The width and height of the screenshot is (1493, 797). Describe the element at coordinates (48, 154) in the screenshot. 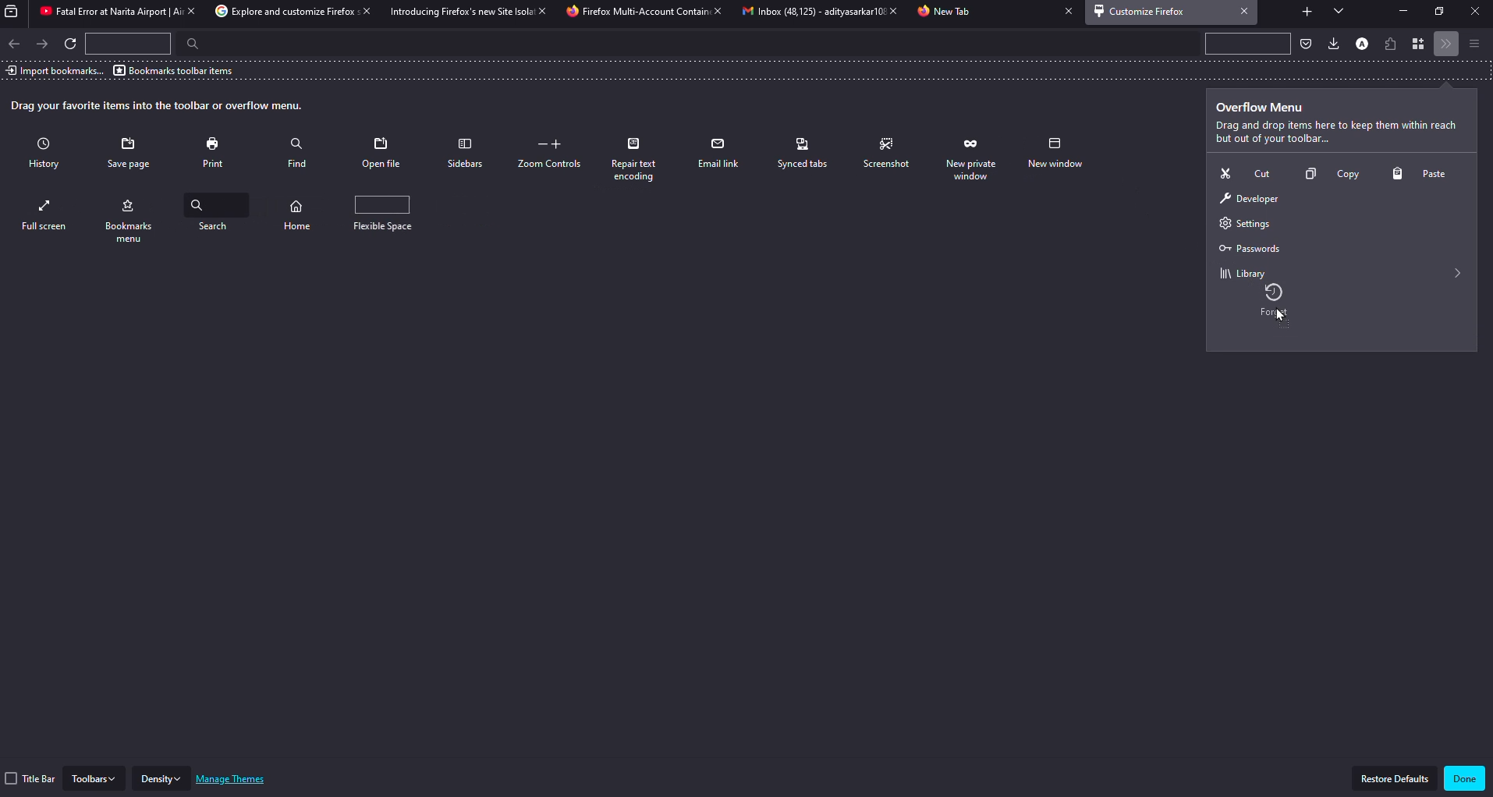

I see `history` at that location.